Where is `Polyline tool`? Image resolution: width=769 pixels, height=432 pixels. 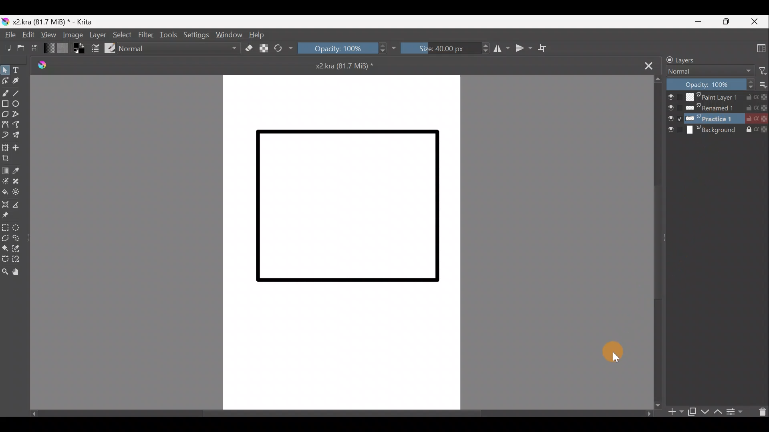
Polyline tool is located at coordinates (20, 115).